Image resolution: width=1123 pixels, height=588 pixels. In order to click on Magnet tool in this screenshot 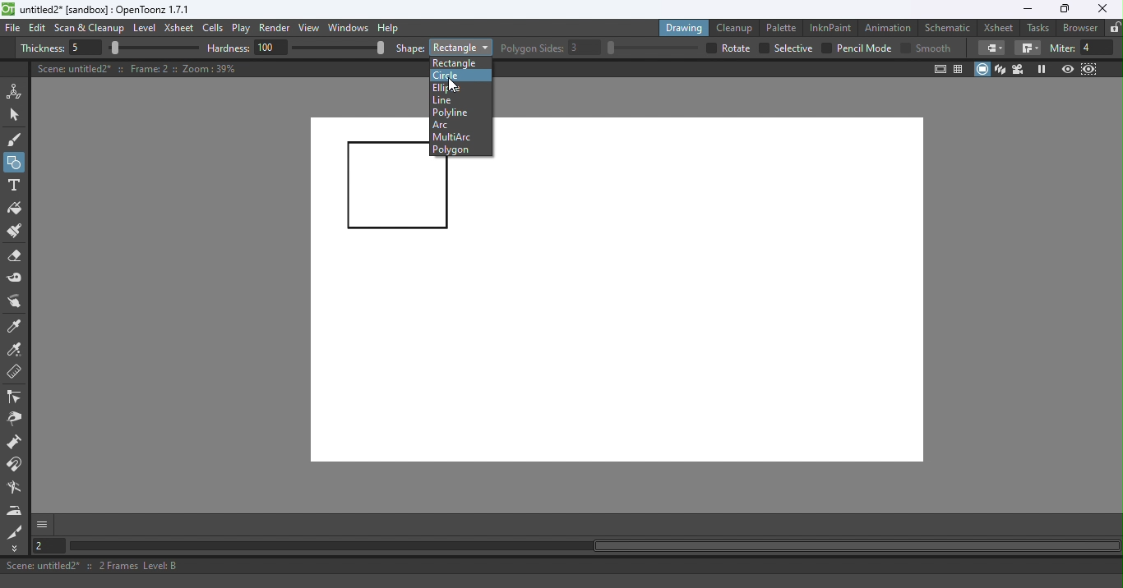, I will do `click(16, 443)`.